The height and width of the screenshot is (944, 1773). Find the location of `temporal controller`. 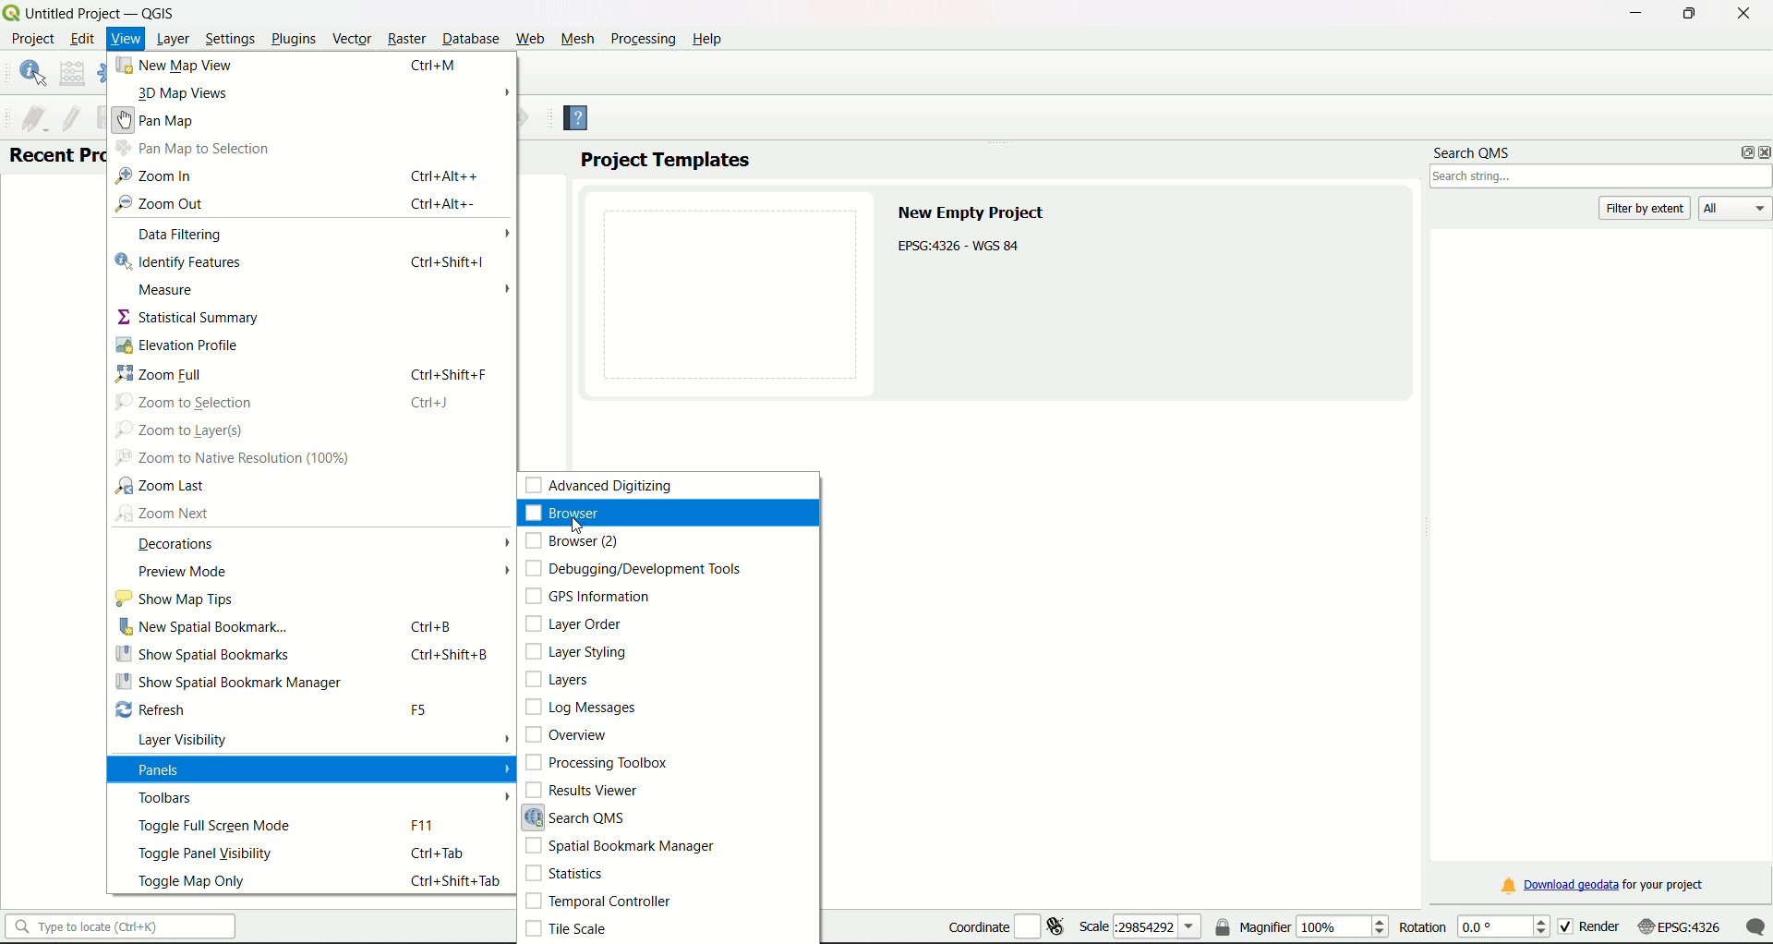

temporal controller is located at coordinates (601, 901).